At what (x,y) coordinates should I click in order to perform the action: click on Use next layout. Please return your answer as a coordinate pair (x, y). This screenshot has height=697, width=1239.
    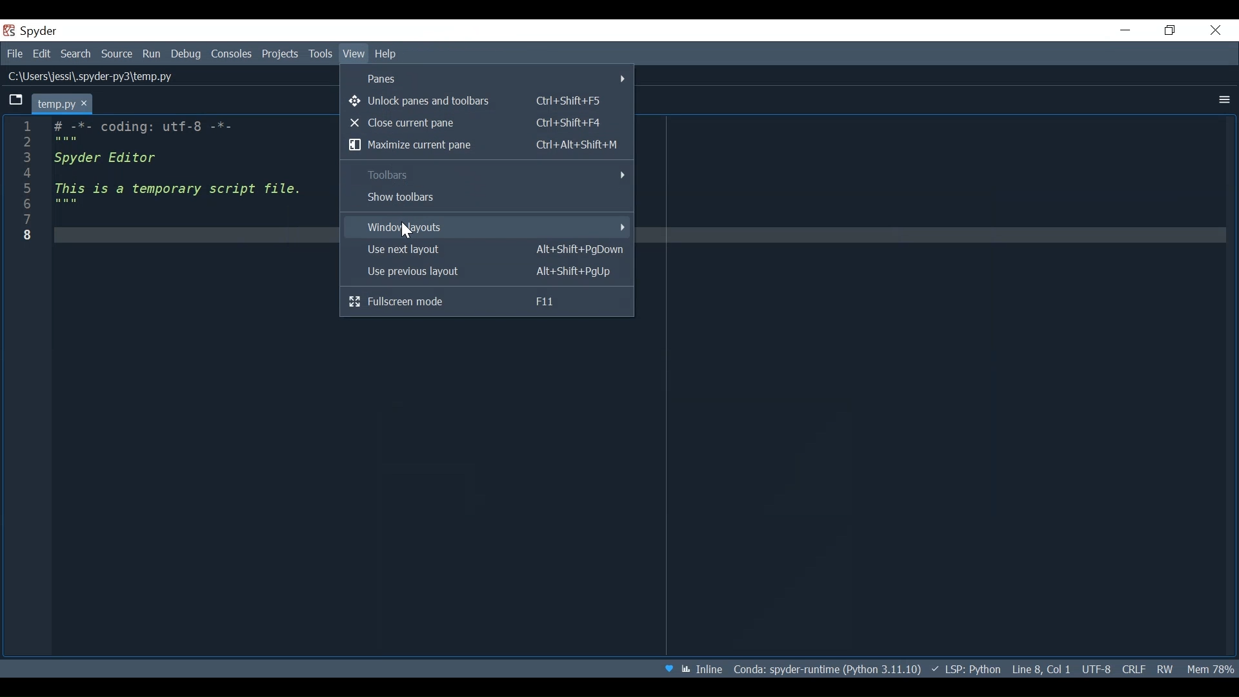
    Looking at the image, I should click on (487, 250).